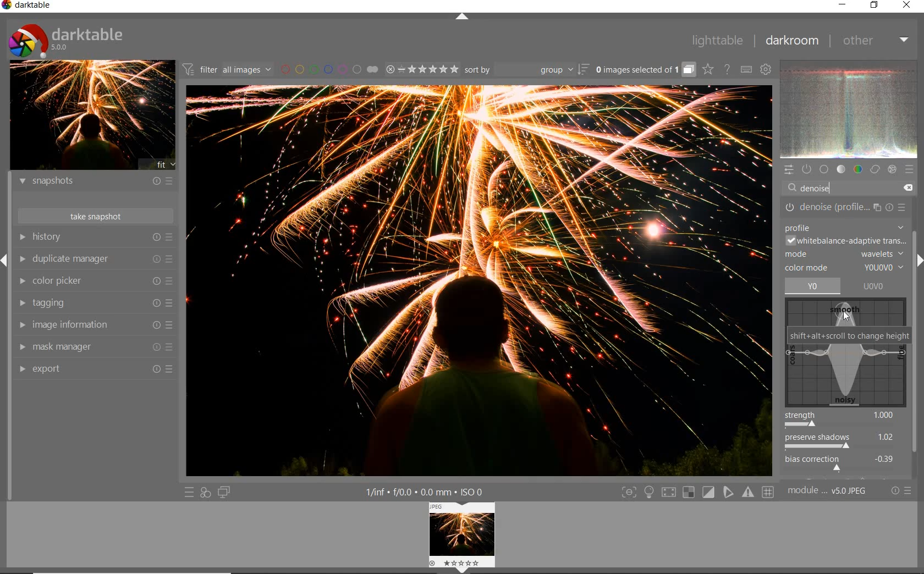 This screenshot has width=924, height=574. Describe the element at coordinates (92, 115) in the screenshot. I see `image preview` at that location.